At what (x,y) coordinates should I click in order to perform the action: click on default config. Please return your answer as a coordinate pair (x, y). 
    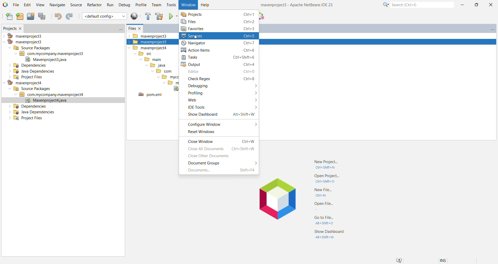
    Looking at the image, I should click on (105, 16).